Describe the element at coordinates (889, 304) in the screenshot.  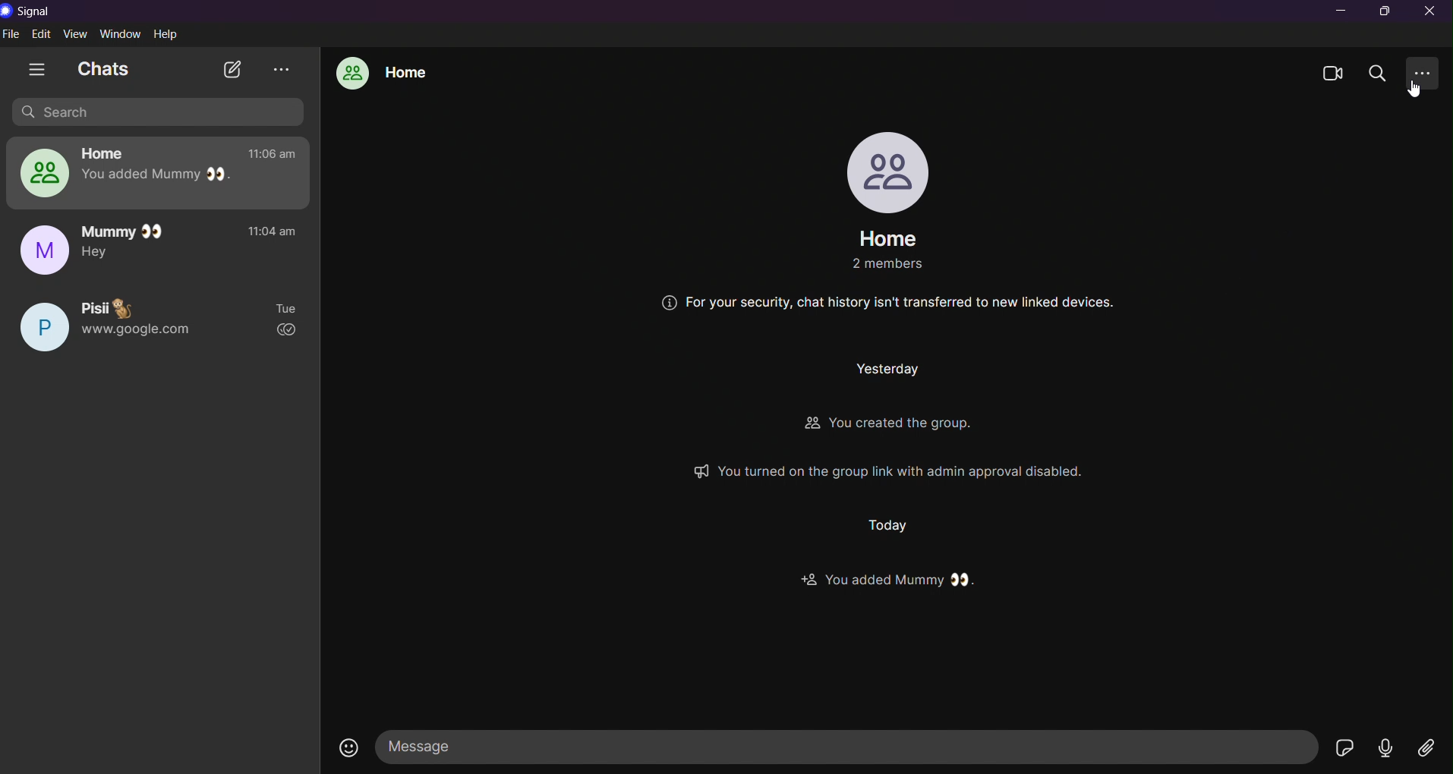
I see ` For your security, chat history isn't transferred to new linked devices.` at that location.